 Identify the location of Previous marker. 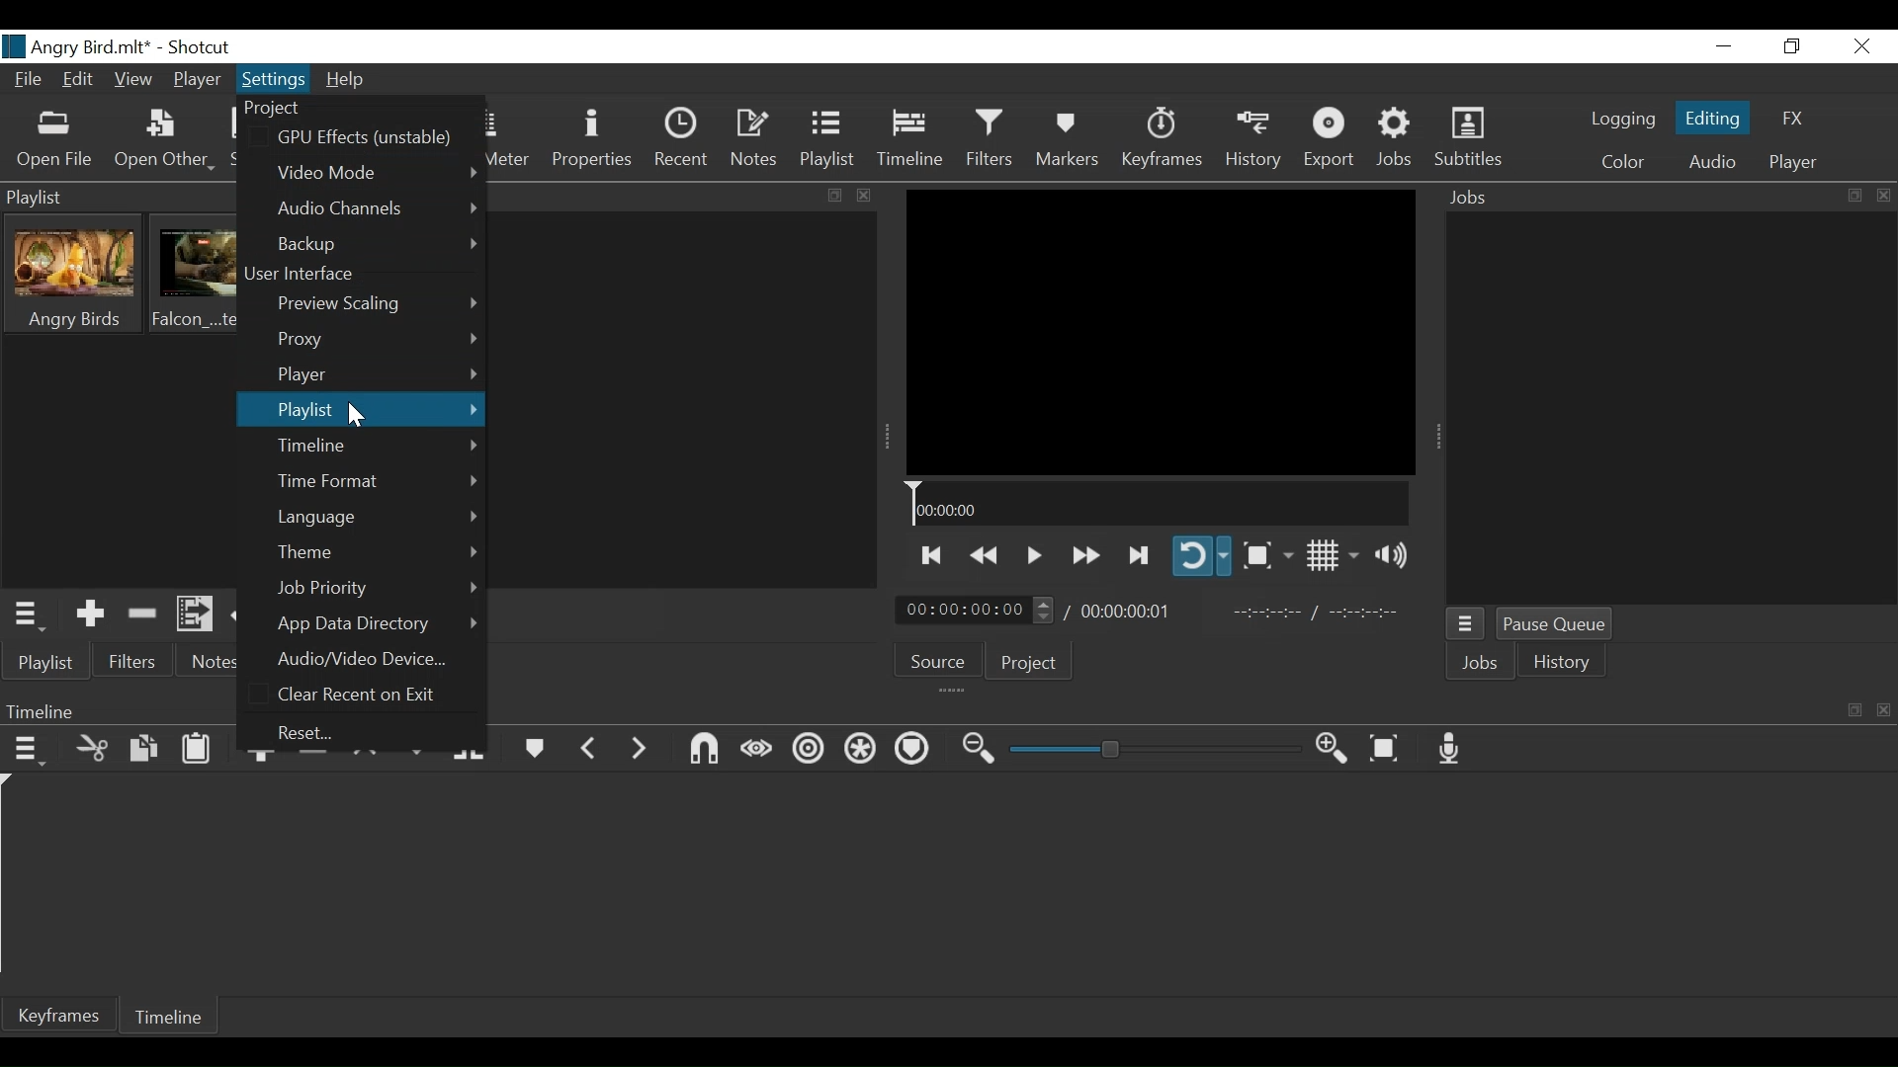
(589, 753).